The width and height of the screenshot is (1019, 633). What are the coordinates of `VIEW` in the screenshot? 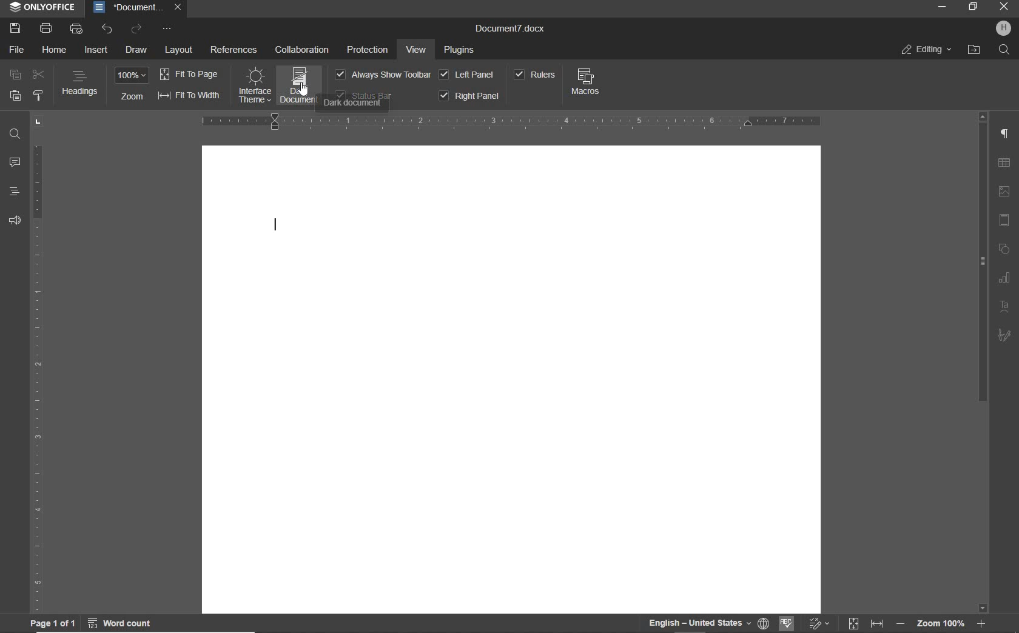 It's located at (416, 51).